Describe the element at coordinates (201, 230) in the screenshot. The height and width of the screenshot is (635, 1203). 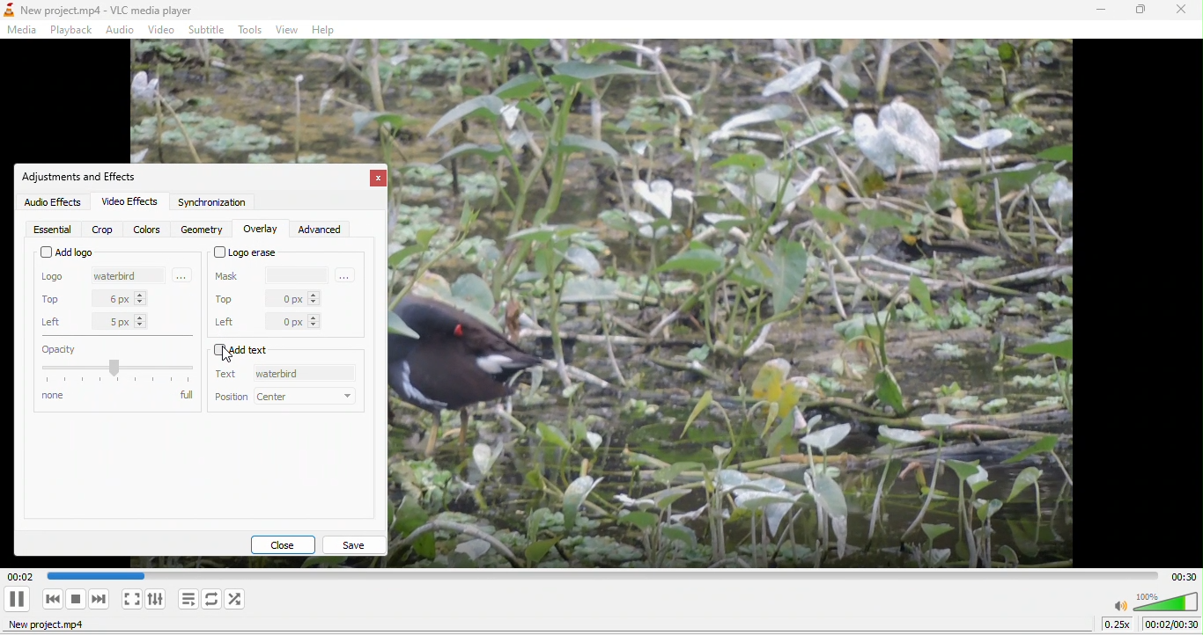
I see `geometry` at that location.